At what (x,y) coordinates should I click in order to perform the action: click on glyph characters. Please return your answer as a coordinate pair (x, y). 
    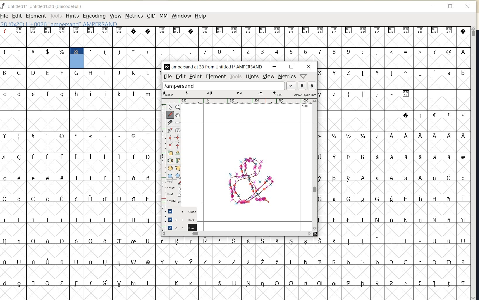
    Looking at the image, I should click on (112, 181).